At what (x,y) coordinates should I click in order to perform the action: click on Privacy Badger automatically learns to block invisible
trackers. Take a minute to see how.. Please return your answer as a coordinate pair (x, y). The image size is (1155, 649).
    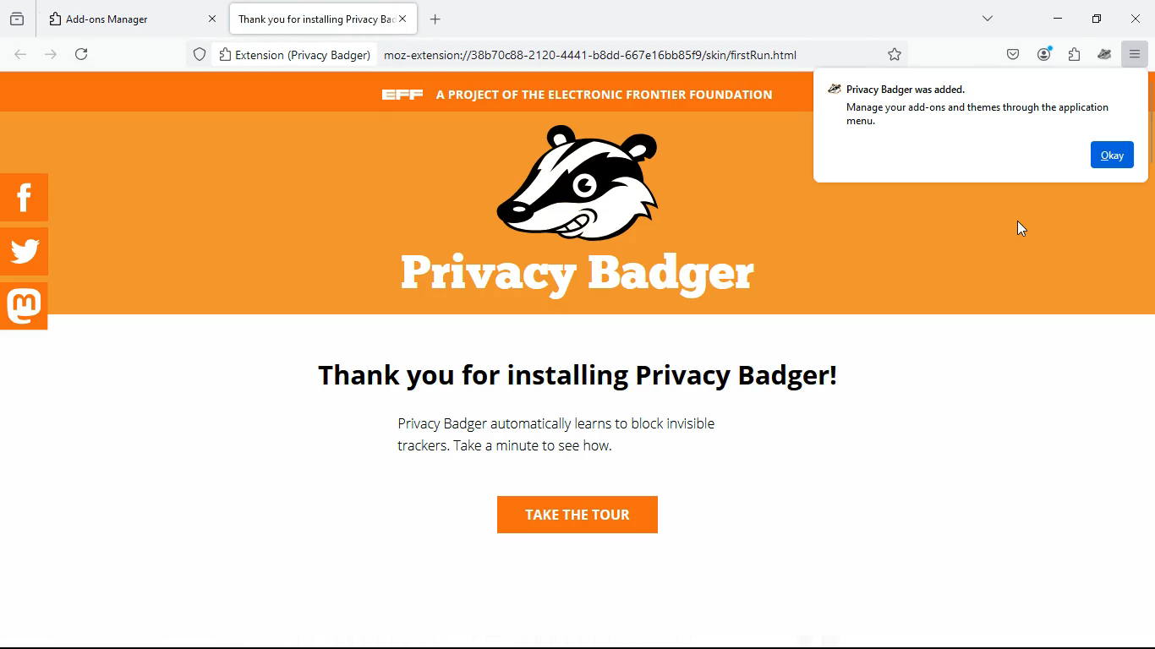
    Looking at the image, I should click on (558, 436).